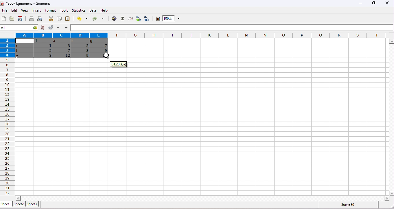 This screenshot has width=394, height=209. I want to click on file, so click(4, 10).